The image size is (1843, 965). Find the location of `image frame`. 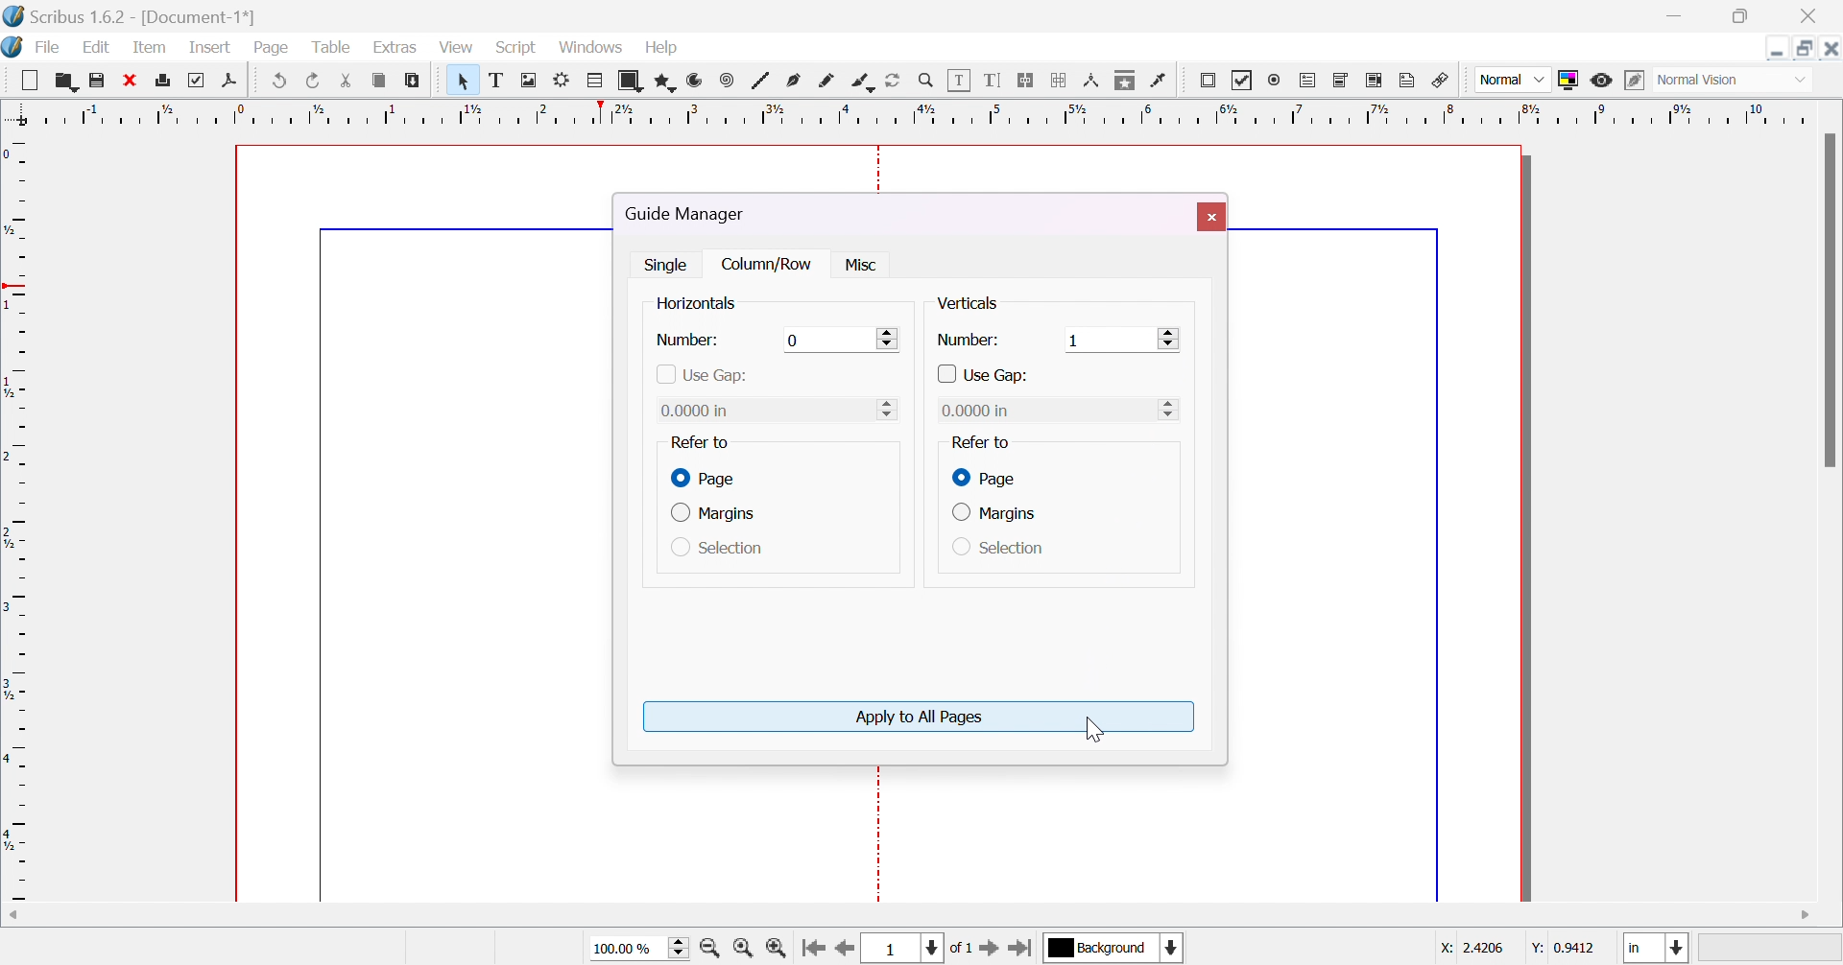

image frame is located at coordinates (533, 82).